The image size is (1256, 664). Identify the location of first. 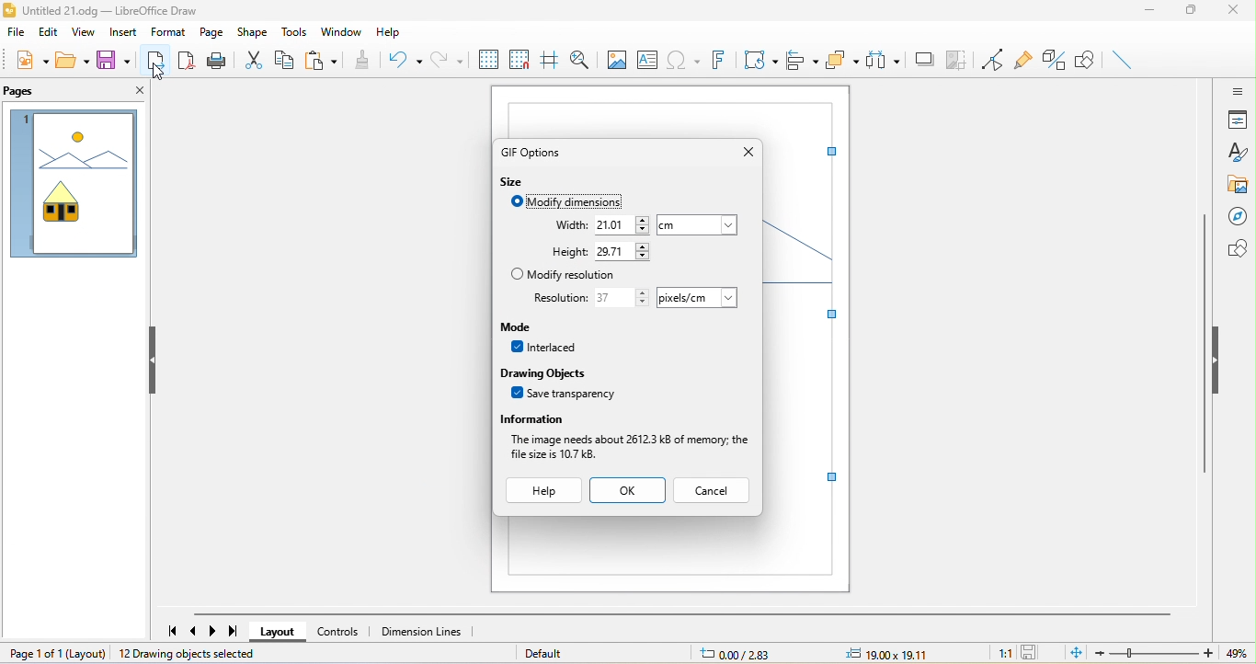
(167, 627).